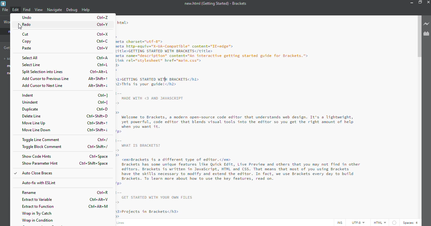 Image resolution: width=431 pixels, height=226 pixels. What do you see at coordinates (27, 48) in the screenshot?
I see `paste` at bounding box center [27, 48].